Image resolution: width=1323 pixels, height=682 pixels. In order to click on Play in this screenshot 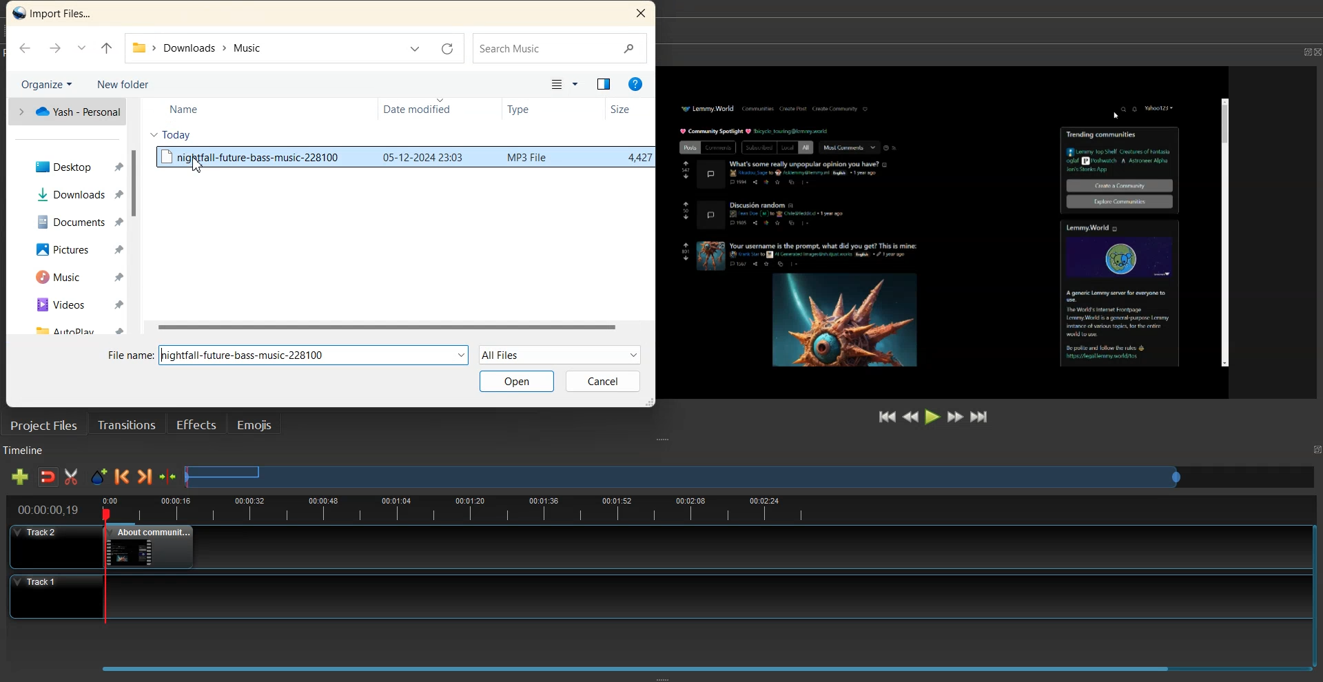, I will do `click(934, 416)`.